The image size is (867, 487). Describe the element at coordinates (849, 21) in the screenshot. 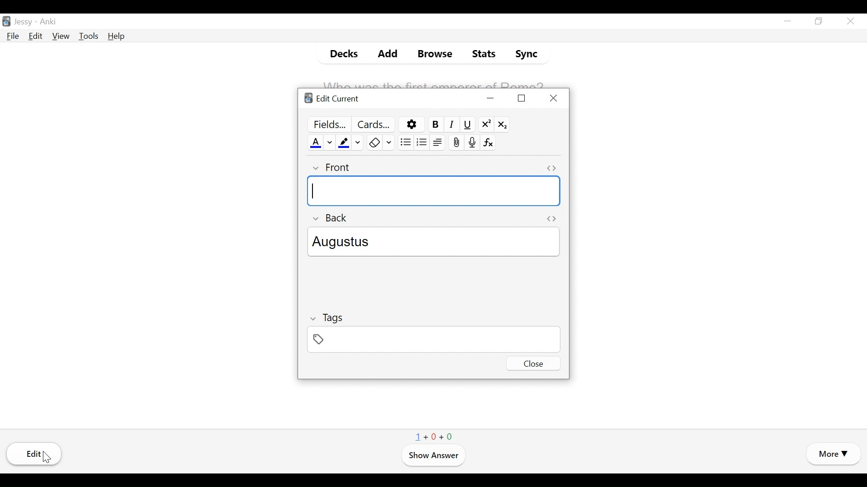

I see `Close` at that location.